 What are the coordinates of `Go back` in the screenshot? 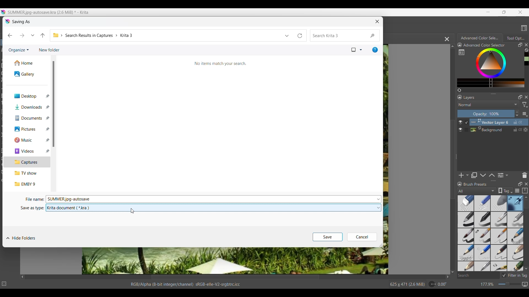 It's located at (10, 35).